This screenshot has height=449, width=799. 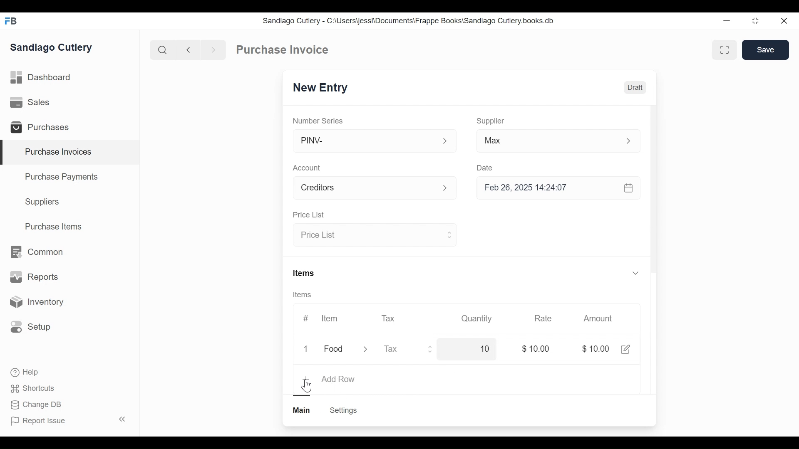 What do you see at coordinates (14, 22) in the screenshot?
I see `Frappe Books Desktop icon` at bounding box center [14, 22].